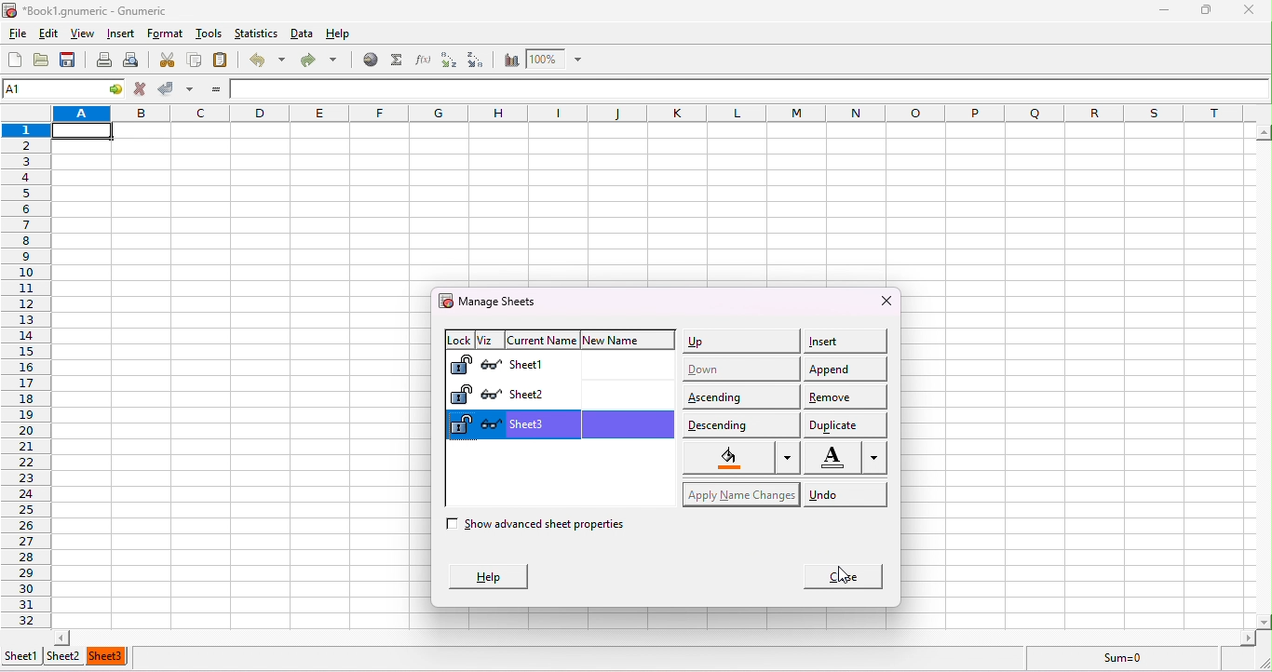  What do you see at coordinates (540, 339) in the screenshot?
I see `current name` at bounding box center [540, 339].